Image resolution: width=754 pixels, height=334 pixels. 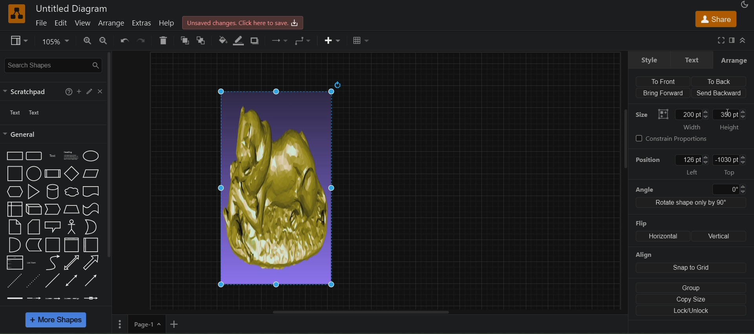 I want to click on zoom out, so click(x=102, y=41).